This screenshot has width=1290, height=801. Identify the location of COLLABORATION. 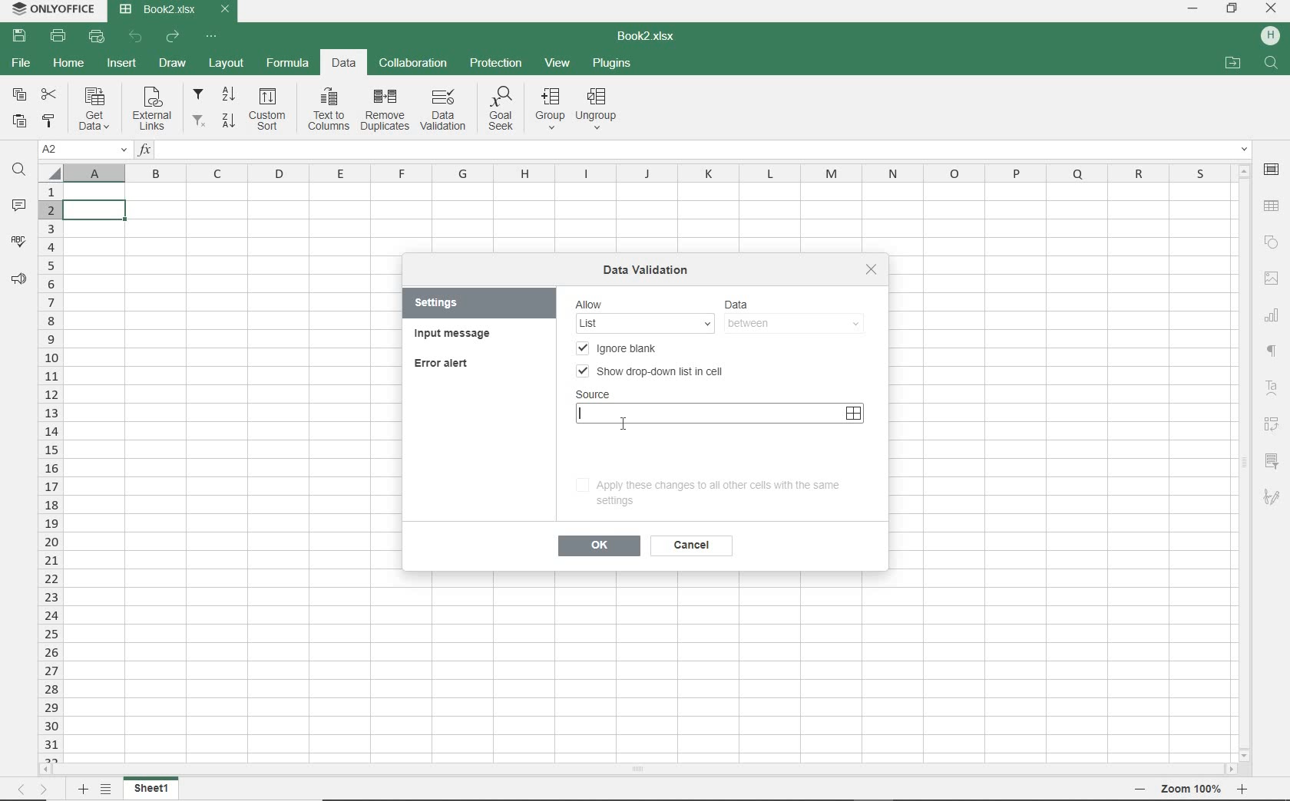
(412, 64).